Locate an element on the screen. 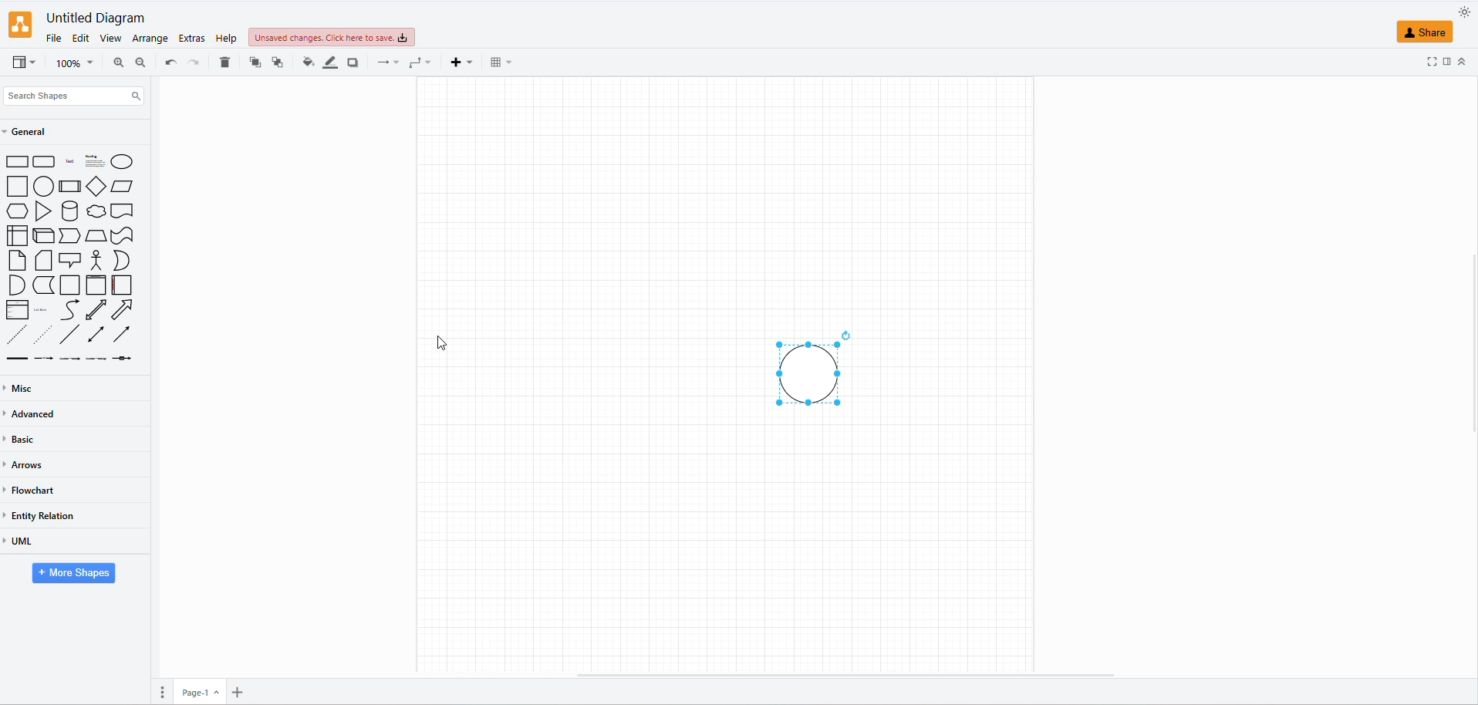  CYLINDER is located at coordinates (70, 210).